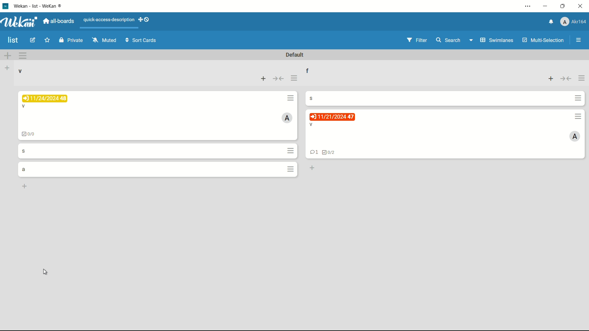 The width and height of the screenshot is (589, 331). I want to click on filter, so click(417, 40).